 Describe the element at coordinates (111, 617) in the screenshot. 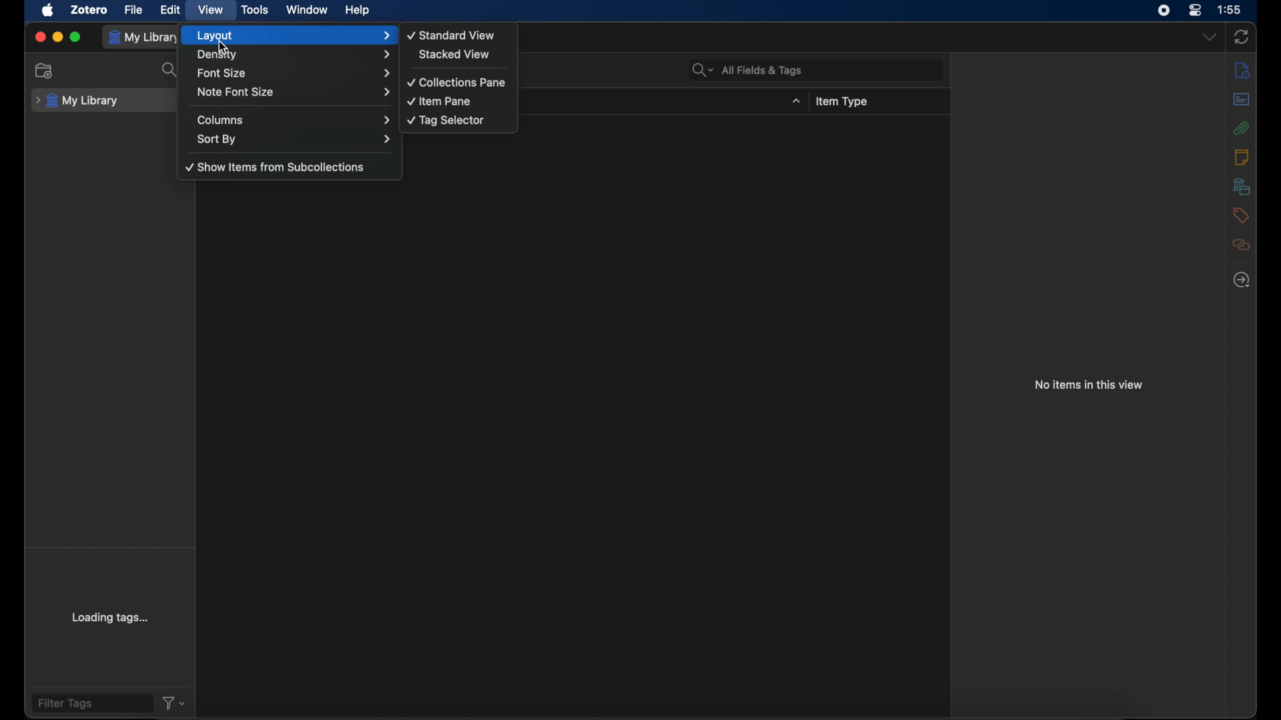

I see `loading tags` at that location.